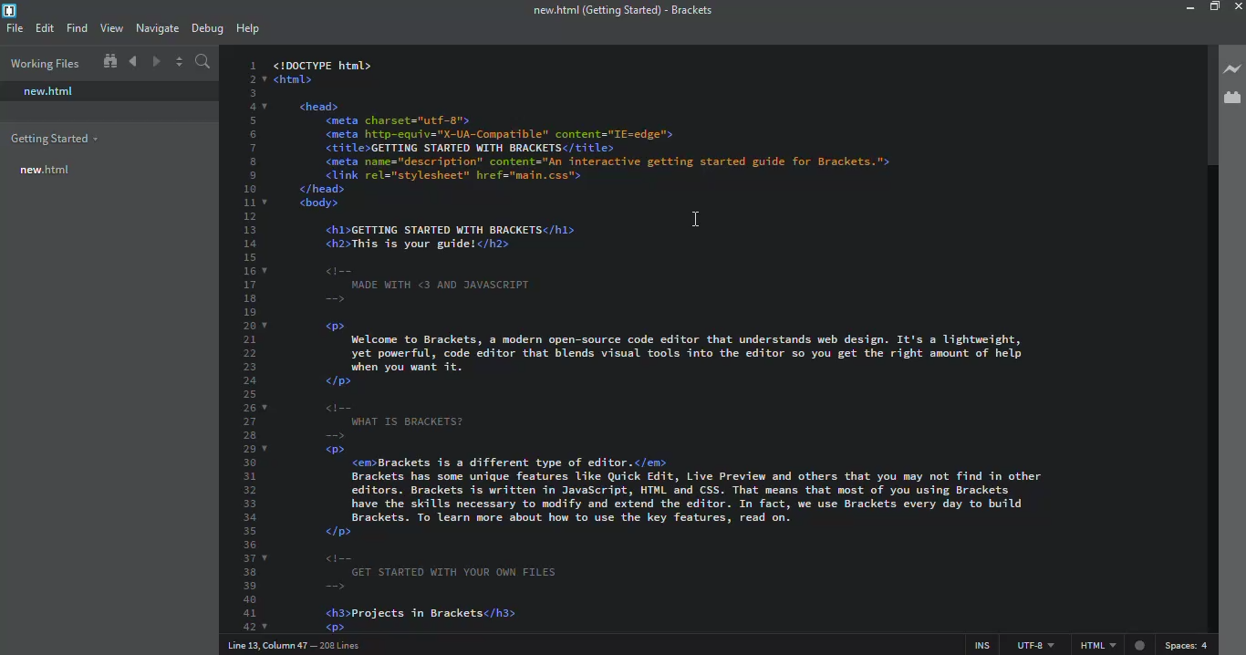 This screenshot has height=655, width=1246. What do you see at coordinates (46, 168) in the screenshot?
I see `new` at bounding box center [46, 168].